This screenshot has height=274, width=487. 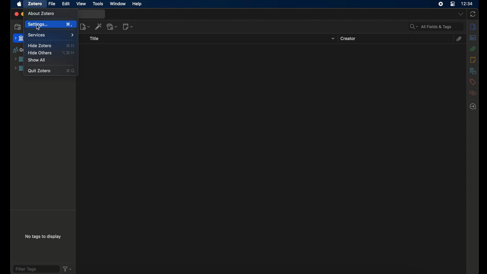 What do you see at coordinates (40, 45) in the screenshot?
I see `hide zotero` at bounding box center [40, 45].